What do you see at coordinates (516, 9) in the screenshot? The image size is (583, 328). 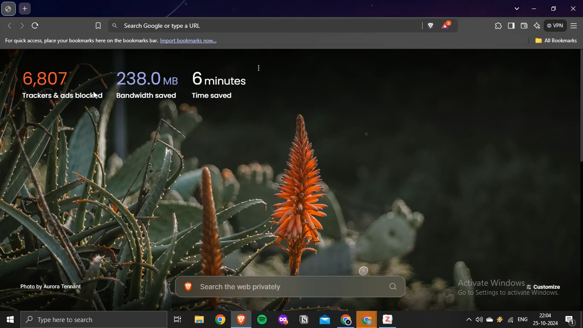 I see `search tabs` at bounding box center [516, 9].